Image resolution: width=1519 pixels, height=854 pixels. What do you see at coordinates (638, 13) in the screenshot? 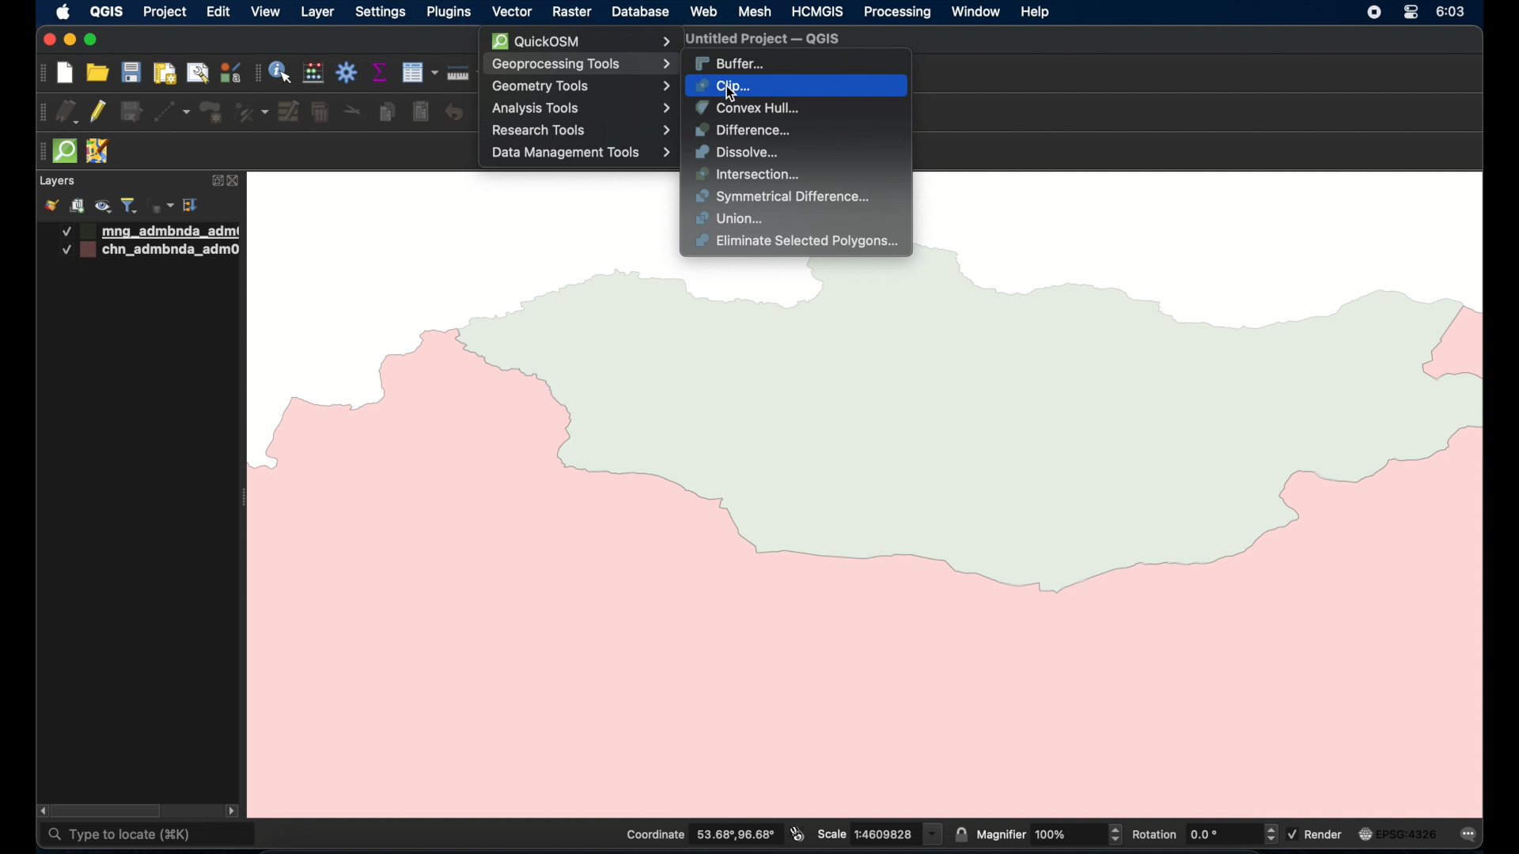
I see `database` at bounding box center [638, 13].